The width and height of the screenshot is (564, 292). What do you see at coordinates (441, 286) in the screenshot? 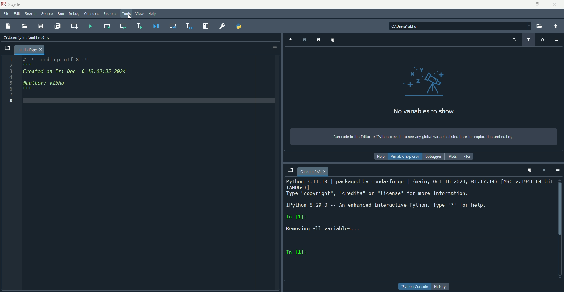
I see `button` at bounding box center [441, 286].